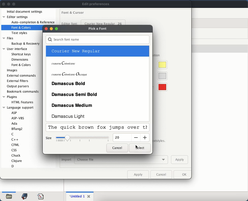  What do you see at coordinates (25, 196) in the screenshot?
I see `bookmark` at bounding box center [25, 196].